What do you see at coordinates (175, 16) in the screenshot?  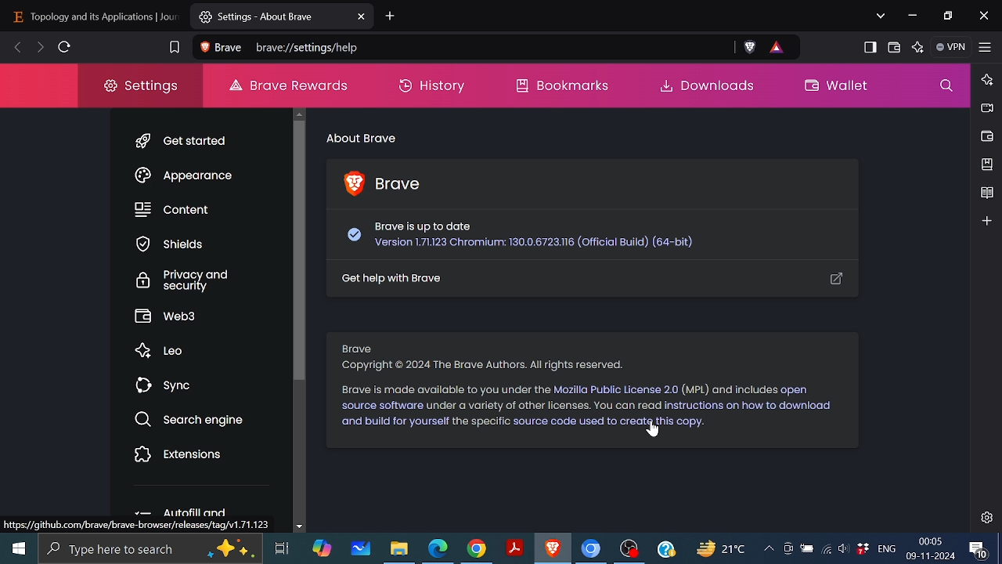 I see `Close window` at bounding box center [175, 16].